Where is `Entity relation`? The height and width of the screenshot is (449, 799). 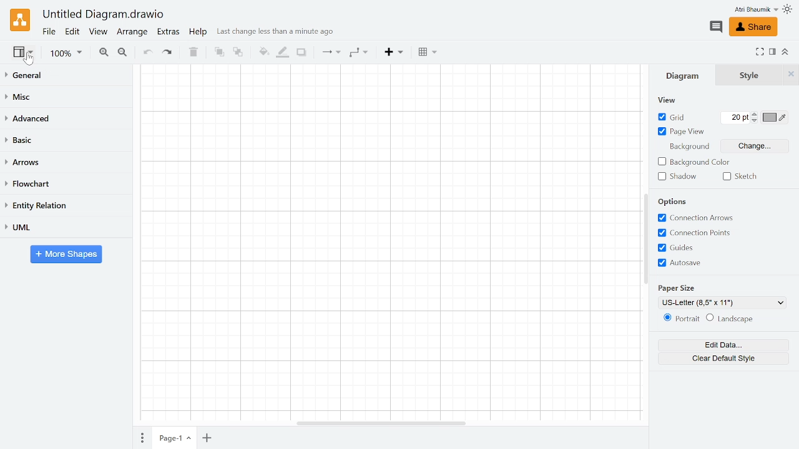 Entity relation is located at coordinates (64, 205).